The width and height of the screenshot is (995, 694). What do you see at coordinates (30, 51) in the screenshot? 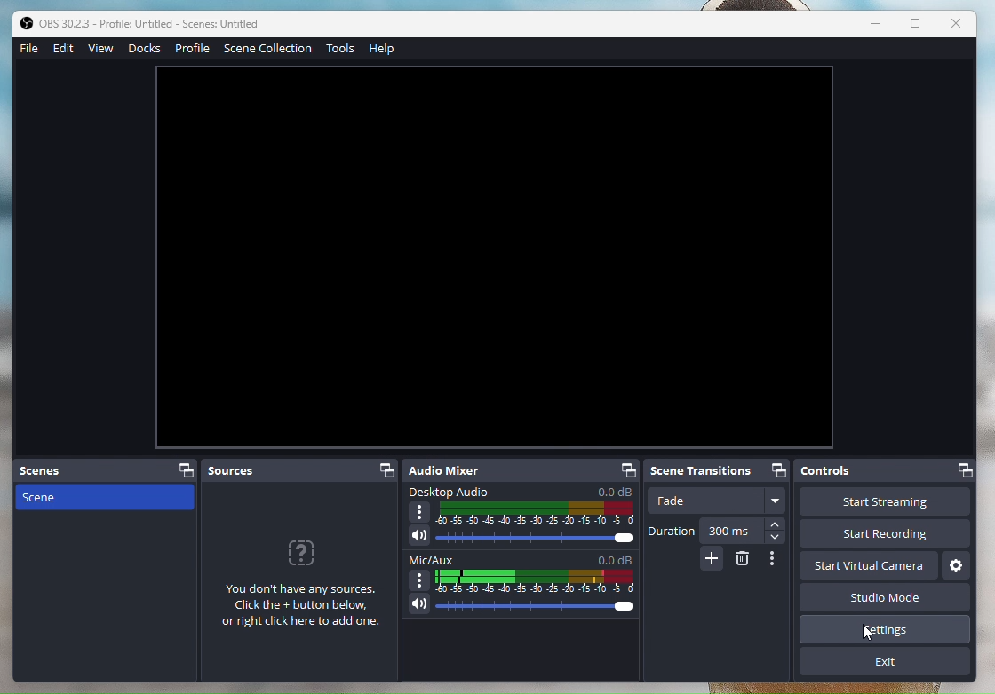
I see `File` at bounding box center [30, 51].